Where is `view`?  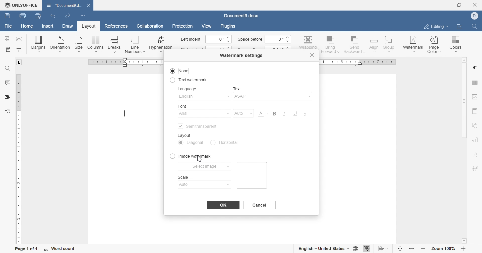 view is located at coordinates (206, 26).